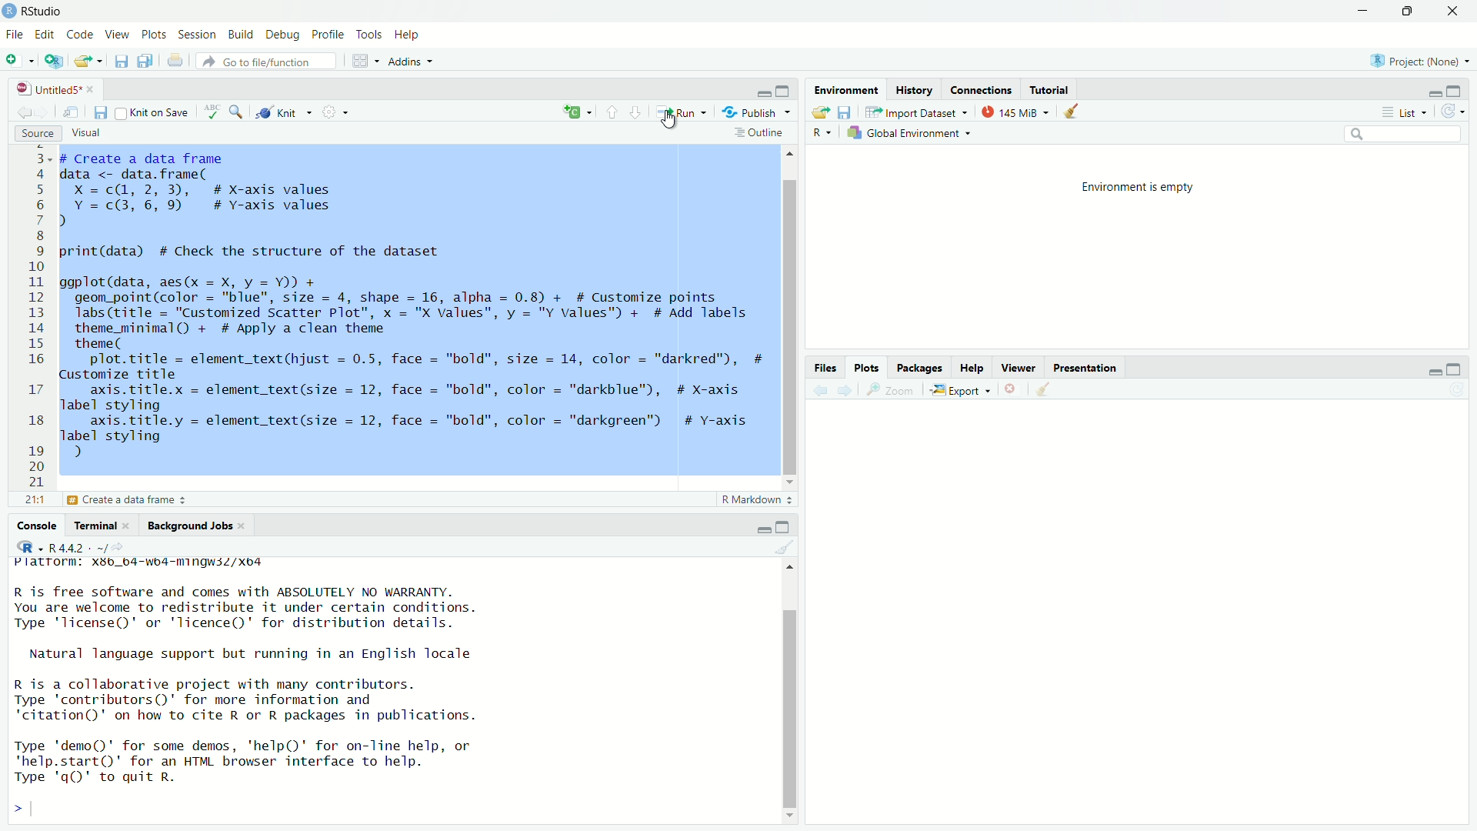 This screenshot has height=831, width=1477. I want to click on Viewer, so click(1016, 370).